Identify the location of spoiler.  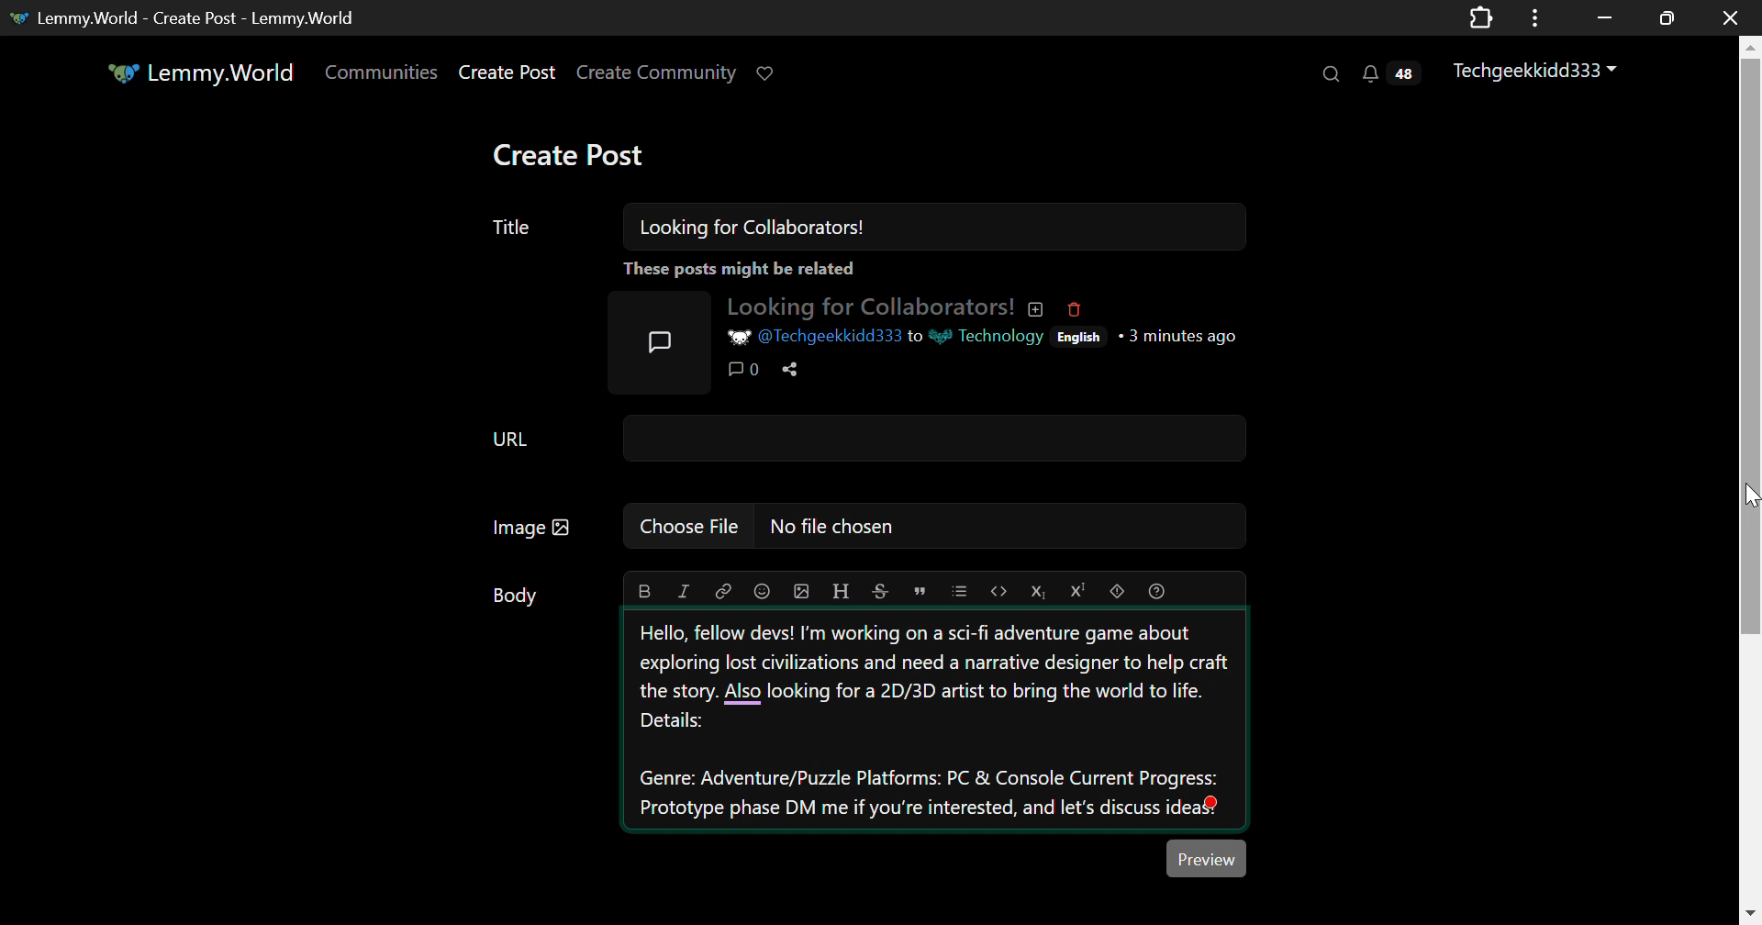
(1116, 590).